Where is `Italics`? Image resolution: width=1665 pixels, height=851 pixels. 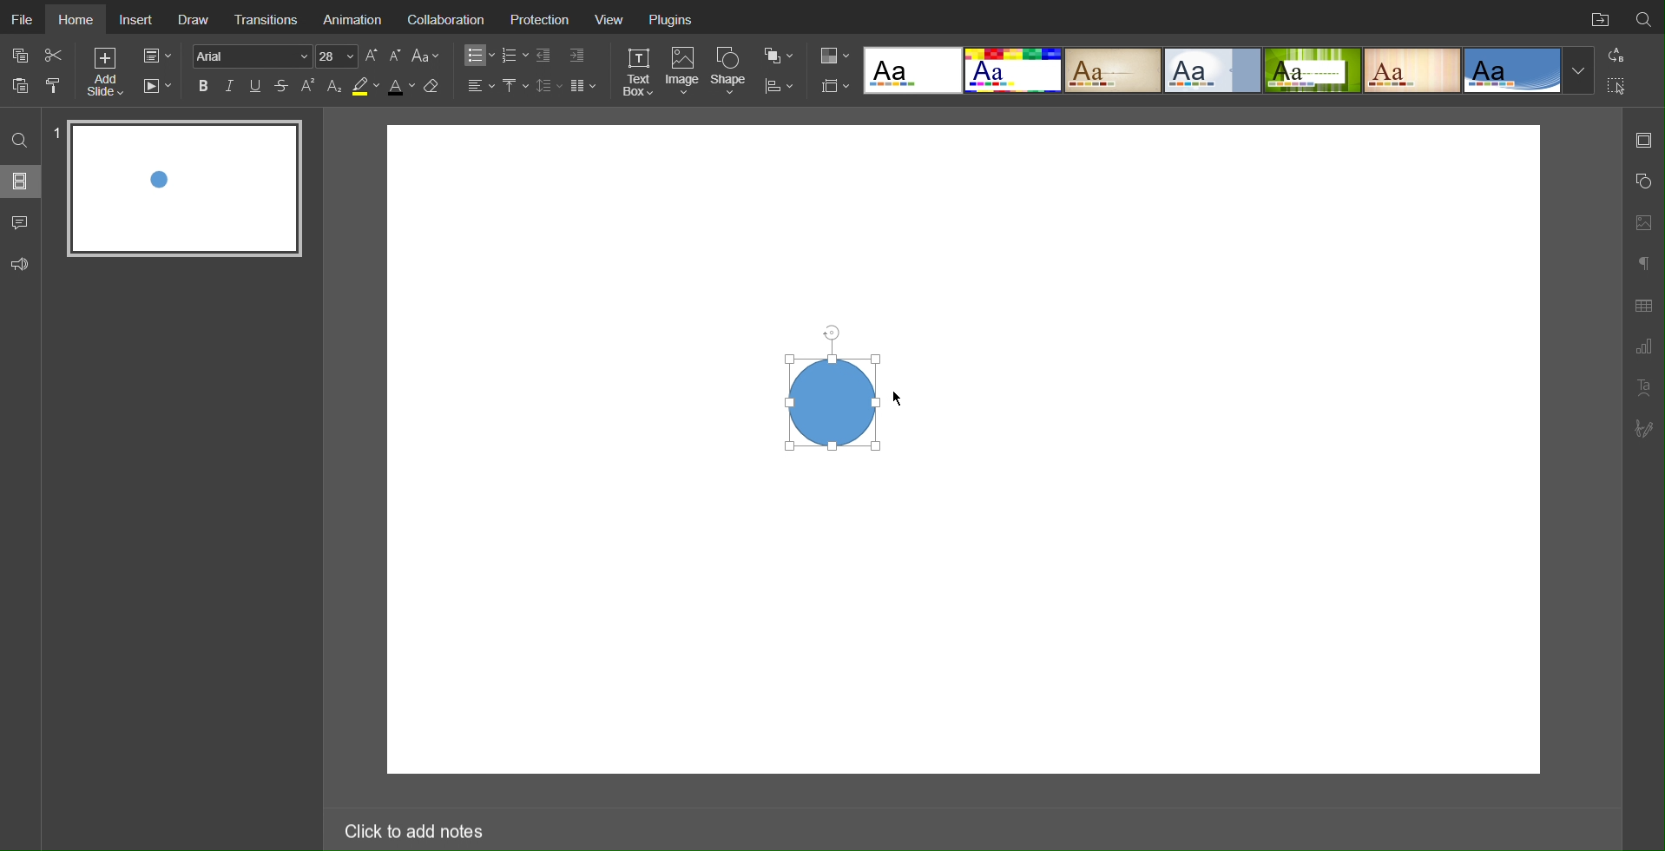
Italics is located at coordinates (230, 86).